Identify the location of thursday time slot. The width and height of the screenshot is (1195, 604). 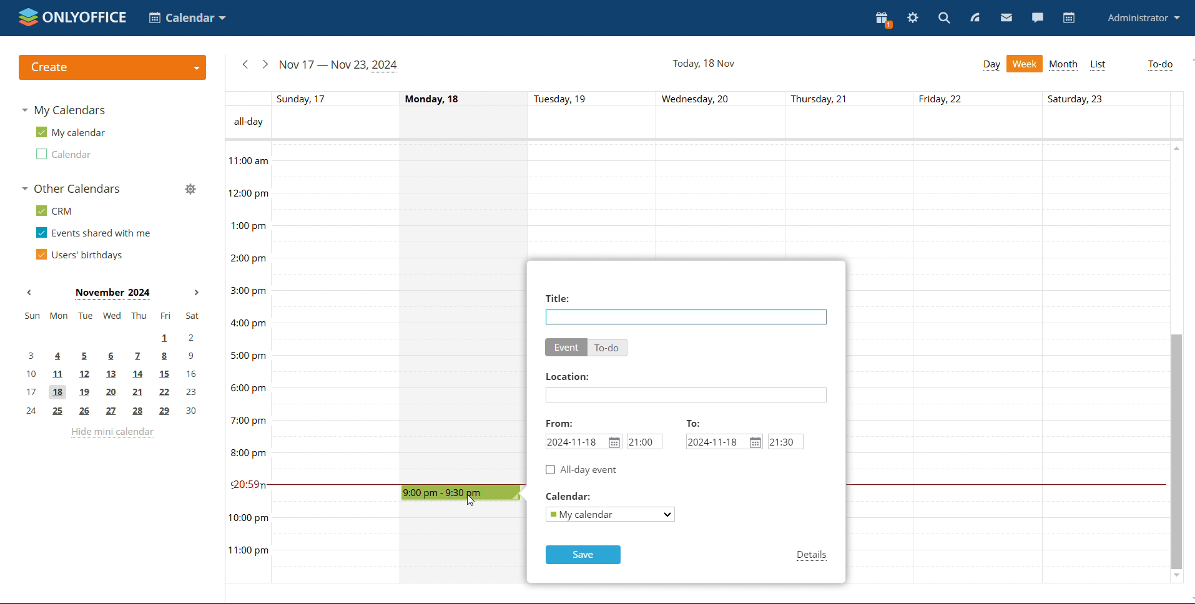
(817, 200).